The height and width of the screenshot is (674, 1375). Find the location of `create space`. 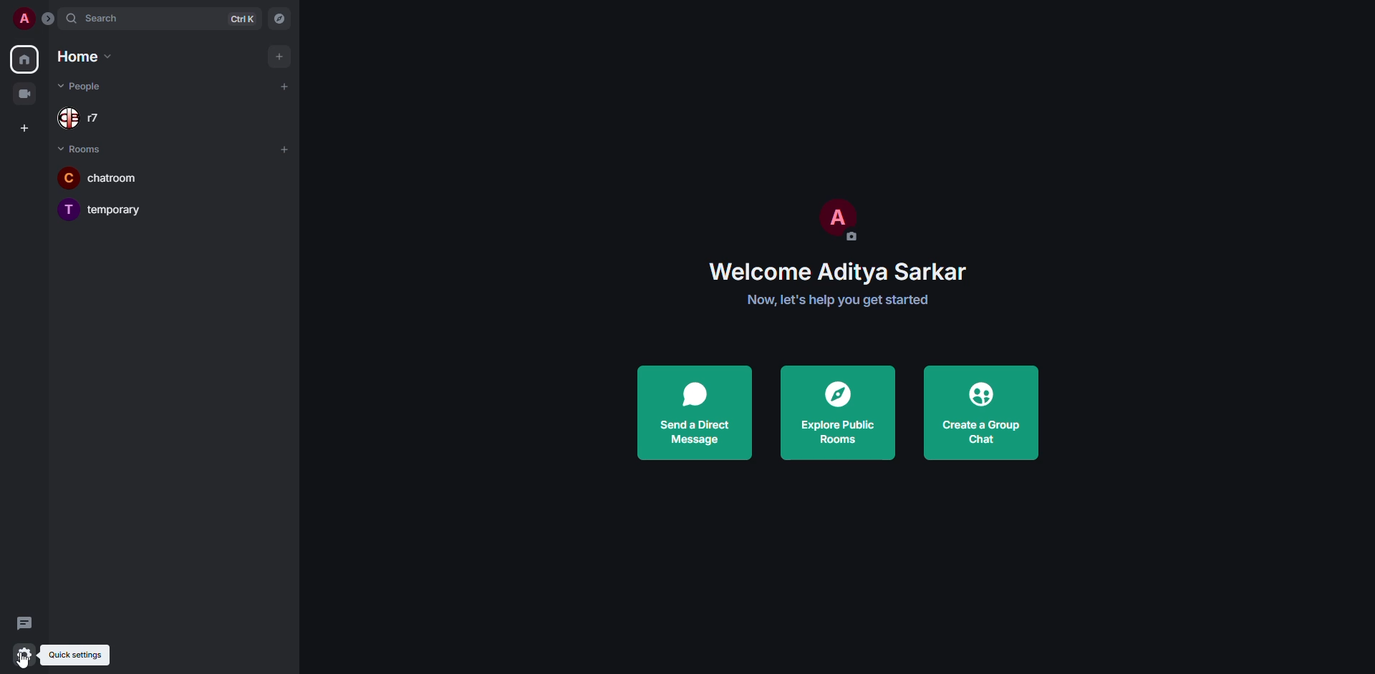

create space is located at coordinates (26, 127).